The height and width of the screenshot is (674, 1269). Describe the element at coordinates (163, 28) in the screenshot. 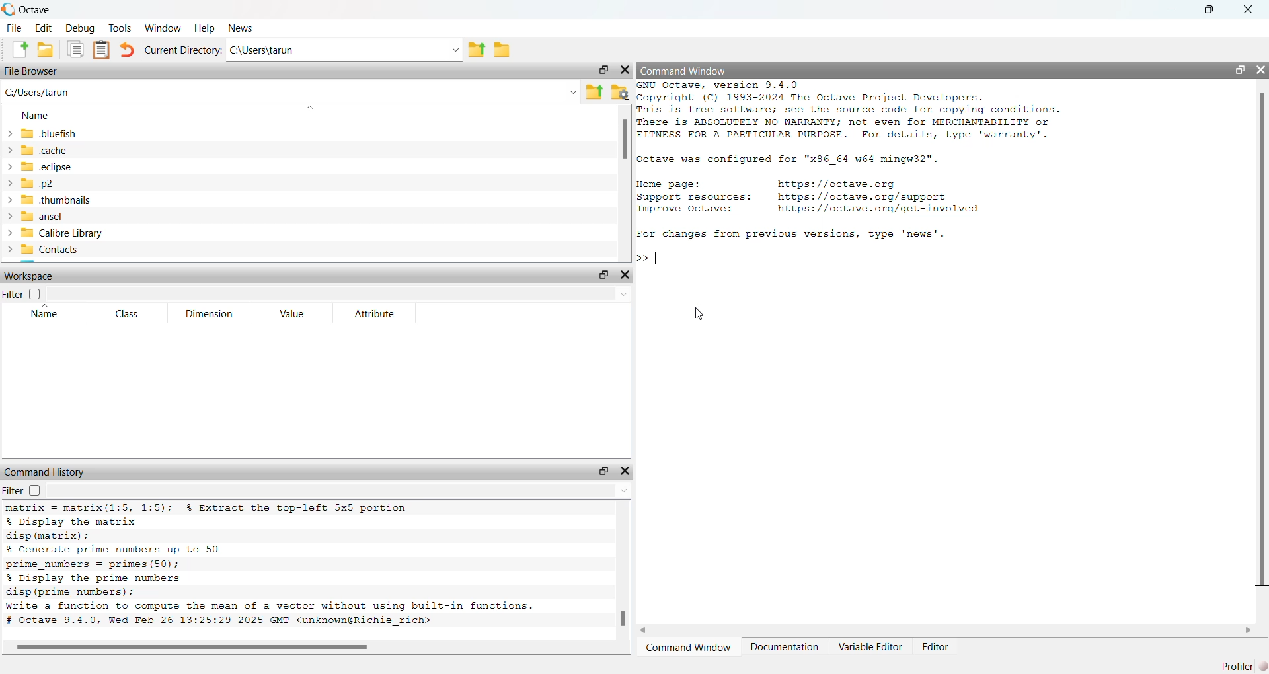

I see `window` at that location.